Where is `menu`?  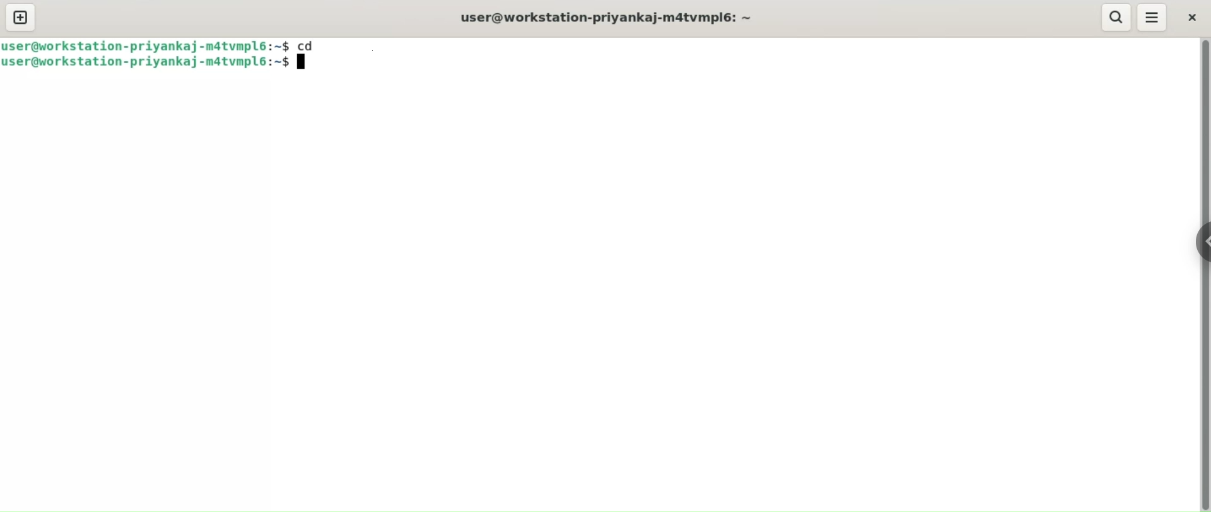
menu is located at coordinates (1152, 17).